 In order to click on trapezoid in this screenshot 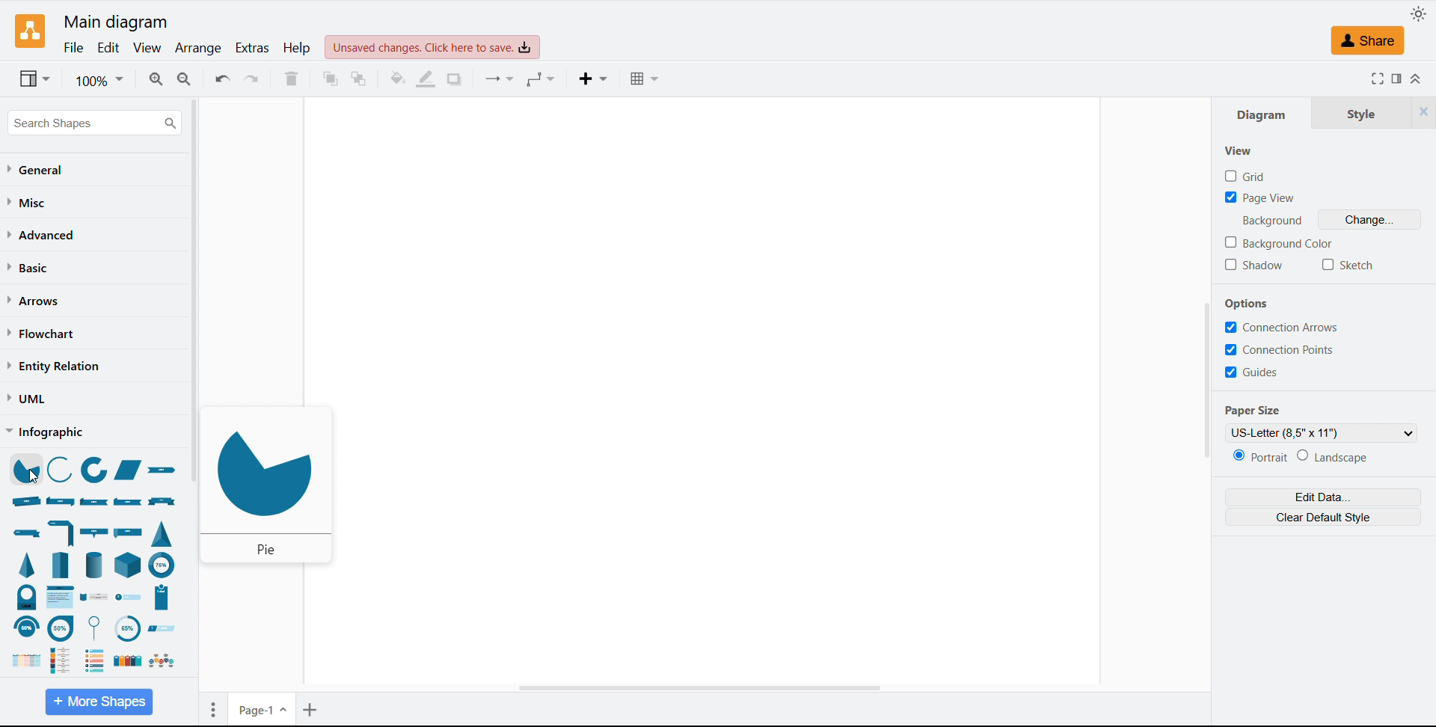, I will do `click(129, 470)`.